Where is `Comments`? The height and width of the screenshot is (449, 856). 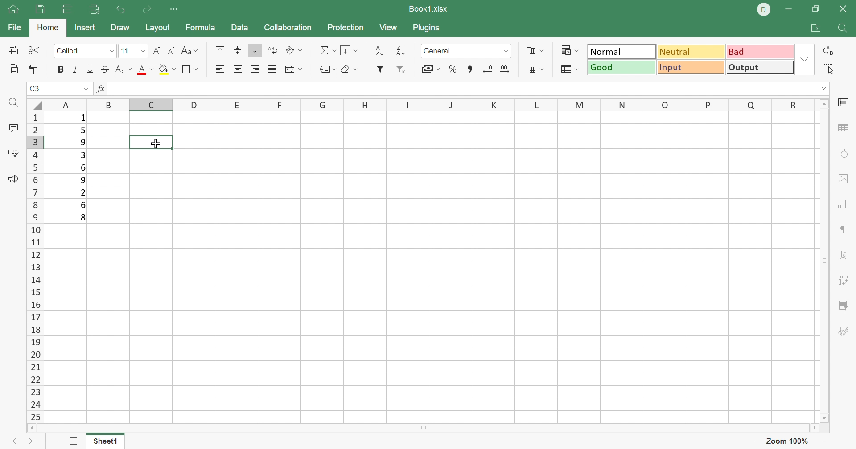 Comments is located at coordinates (15, 128).